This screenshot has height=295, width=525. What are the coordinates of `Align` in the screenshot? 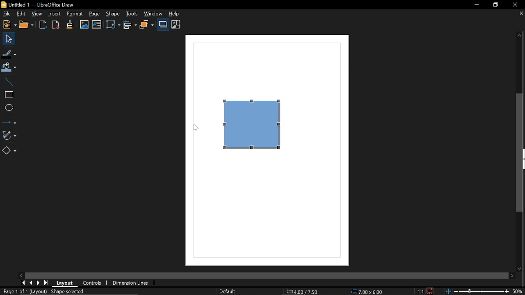 It's located at (129, 25).